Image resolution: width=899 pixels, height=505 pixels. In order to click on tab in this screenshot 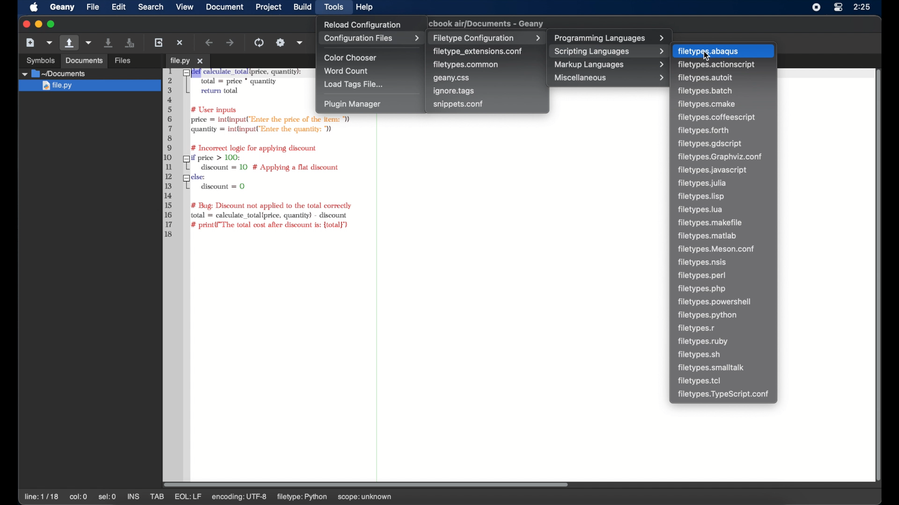, I will do `click(158, 497)`.